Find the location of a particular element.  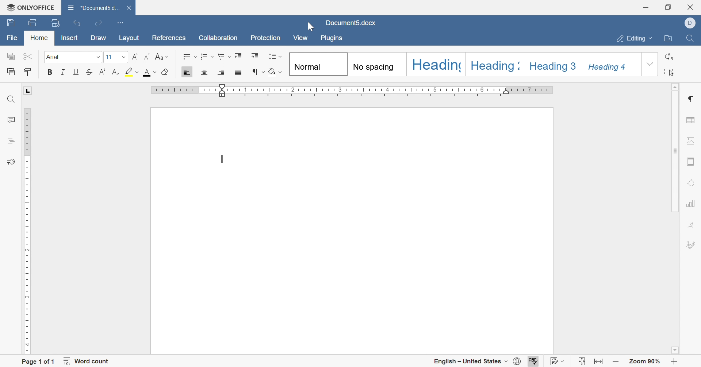

editing is located at coordinates (634, 38).